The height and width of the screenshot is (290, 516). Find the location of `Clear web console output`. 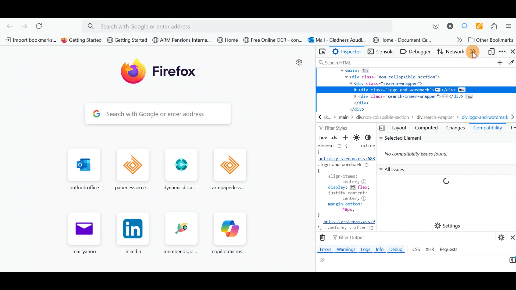

Clear web console output is located at coordinates (323, 238).